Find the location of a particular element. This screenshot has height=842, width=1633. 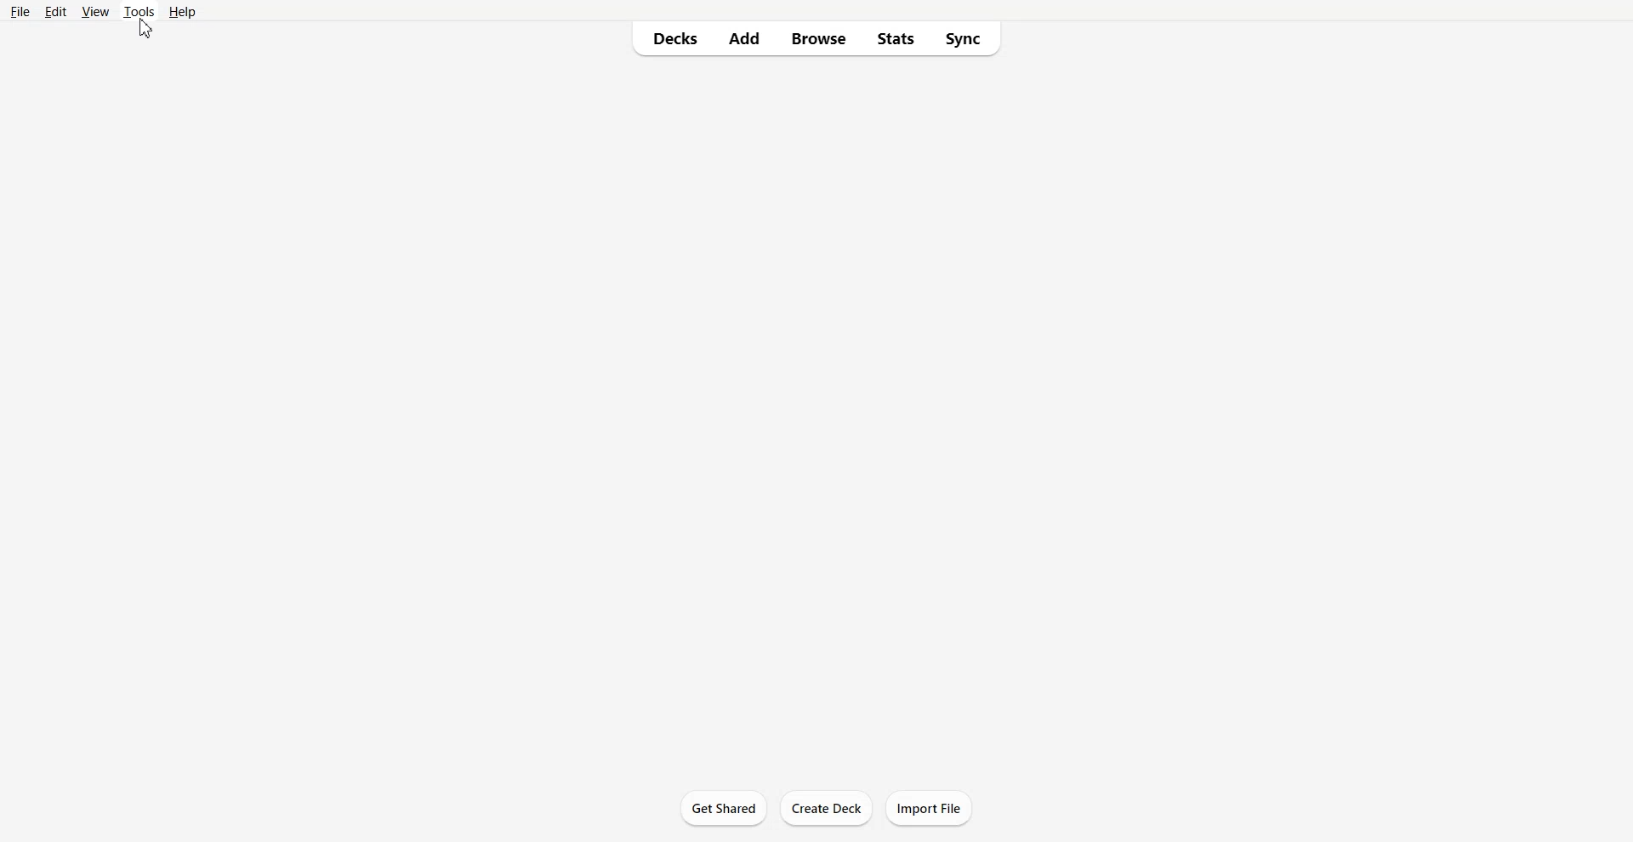

Add is located at coordinates (746, 39).